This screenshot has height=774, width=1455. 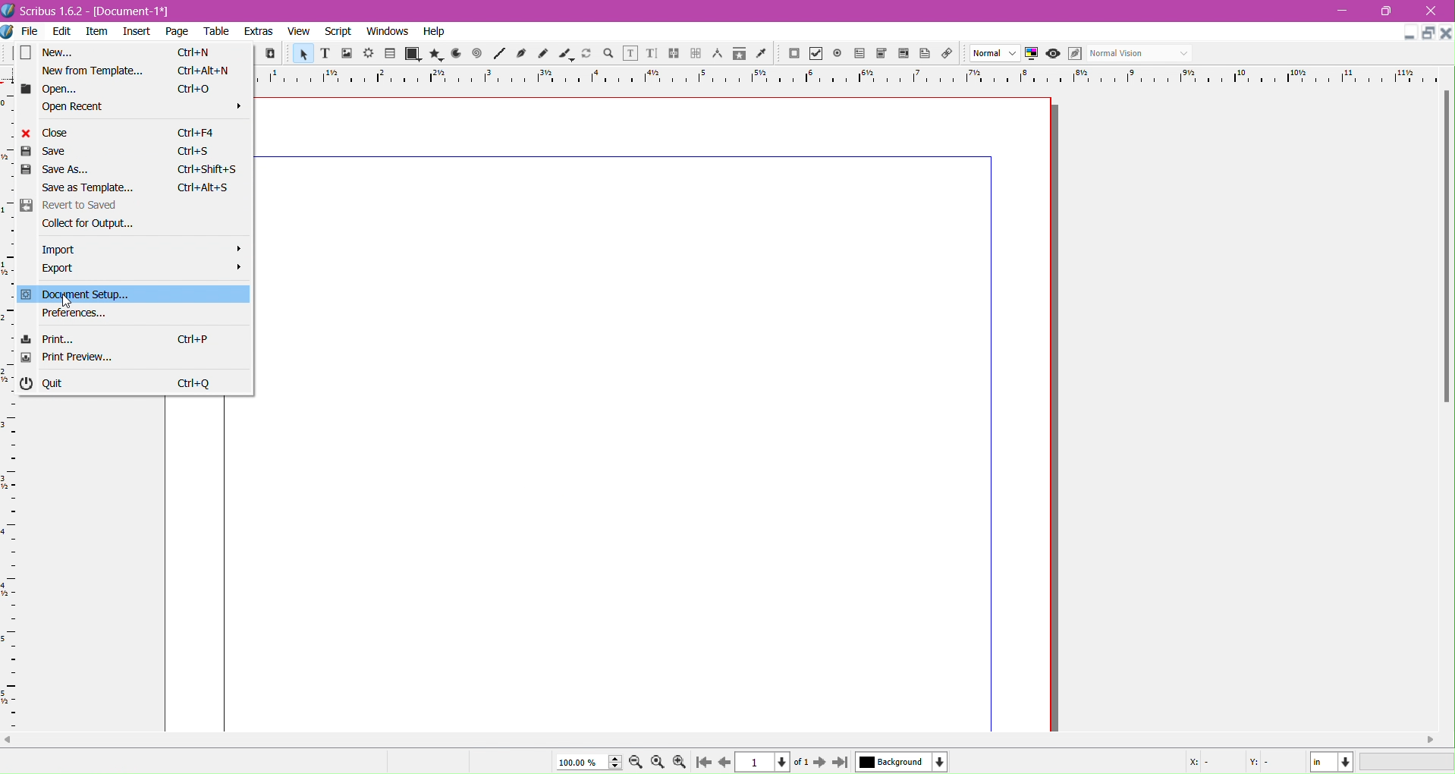 What do you see at coordinates (194, 151) in the screenshot?
I see `keyboard shortcut` at bounding box center [194, 151].